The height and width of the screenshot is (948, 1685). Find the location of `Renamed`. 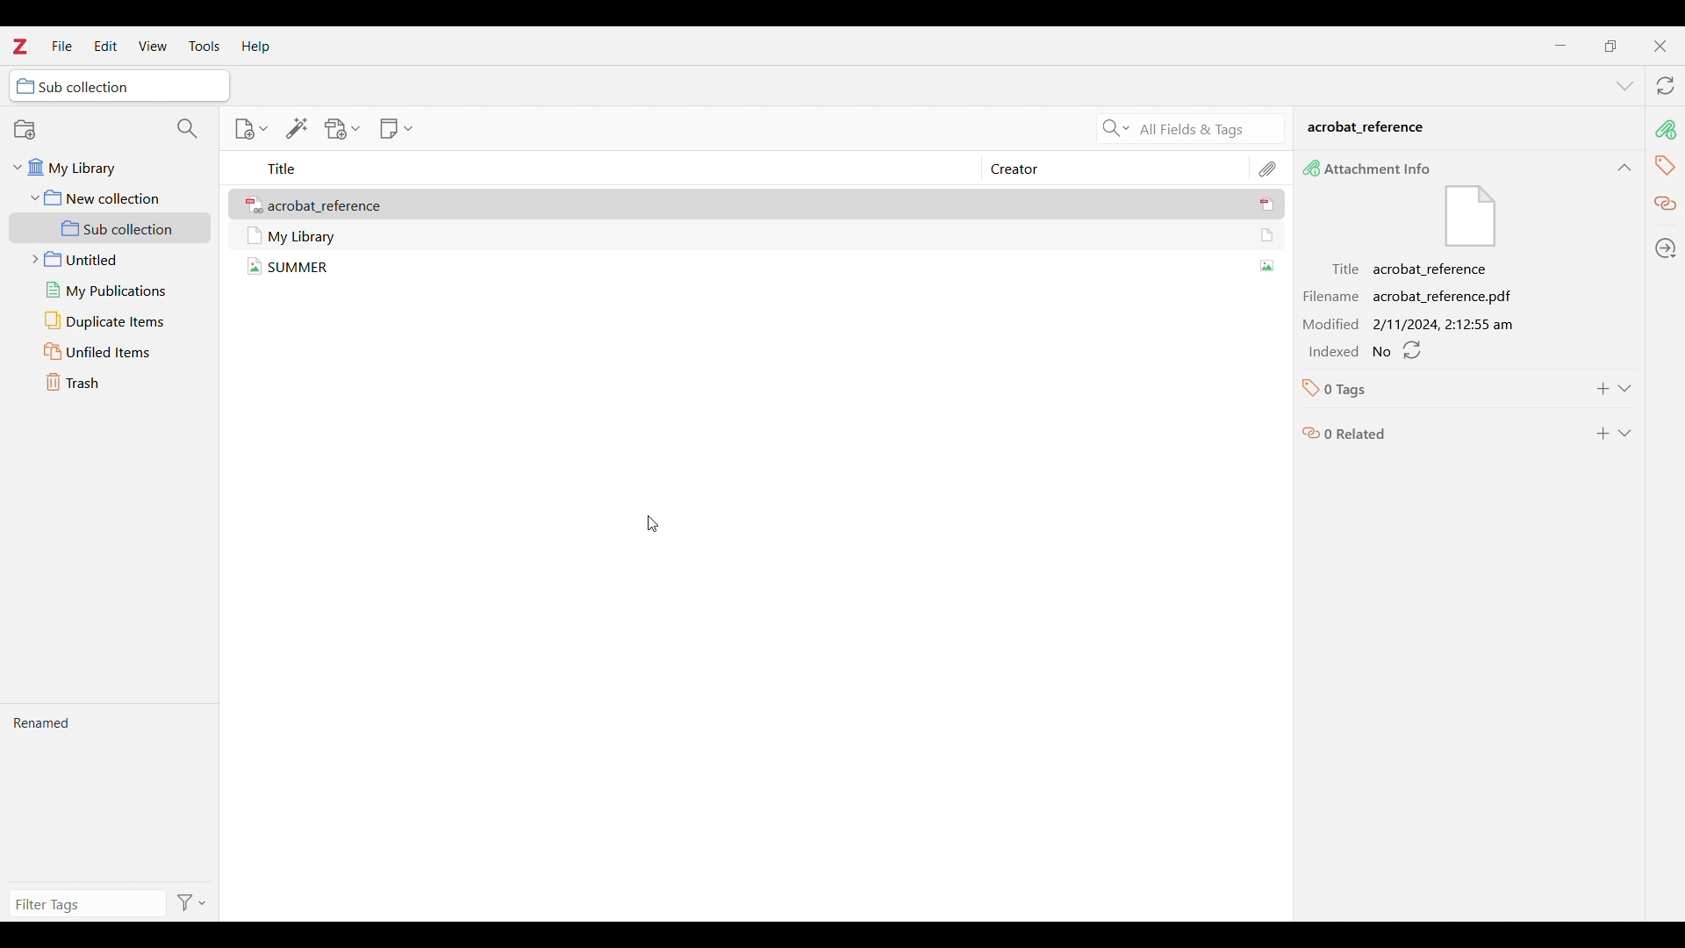

Renamed is located at coordinates (111, 796).